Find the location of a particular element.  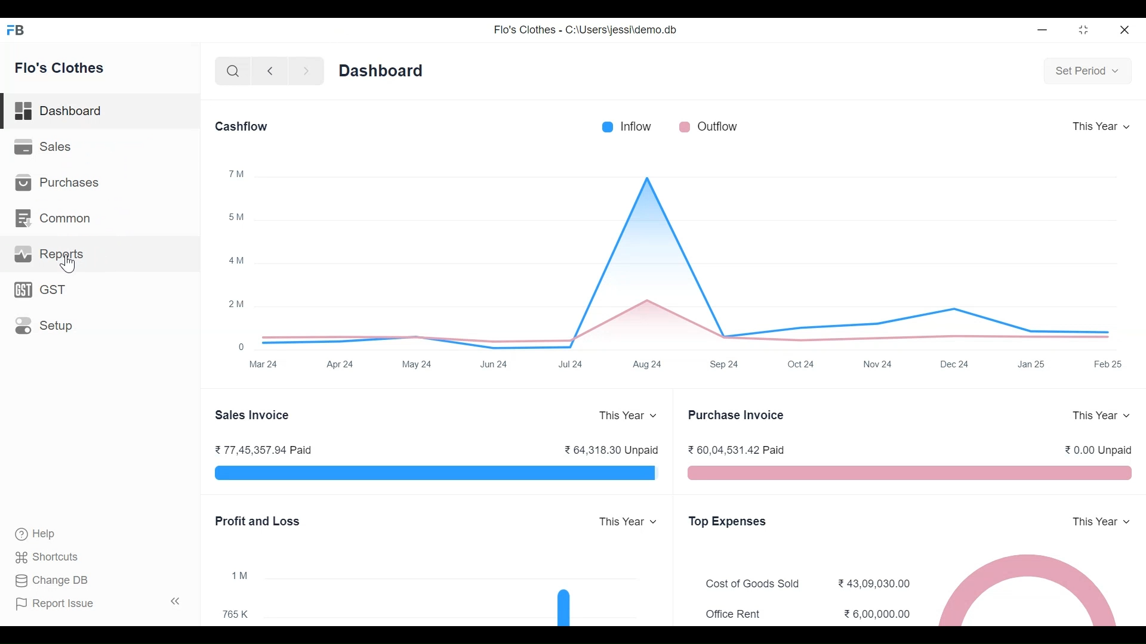

43,09,030.00 is located at coordinates (875, 584).